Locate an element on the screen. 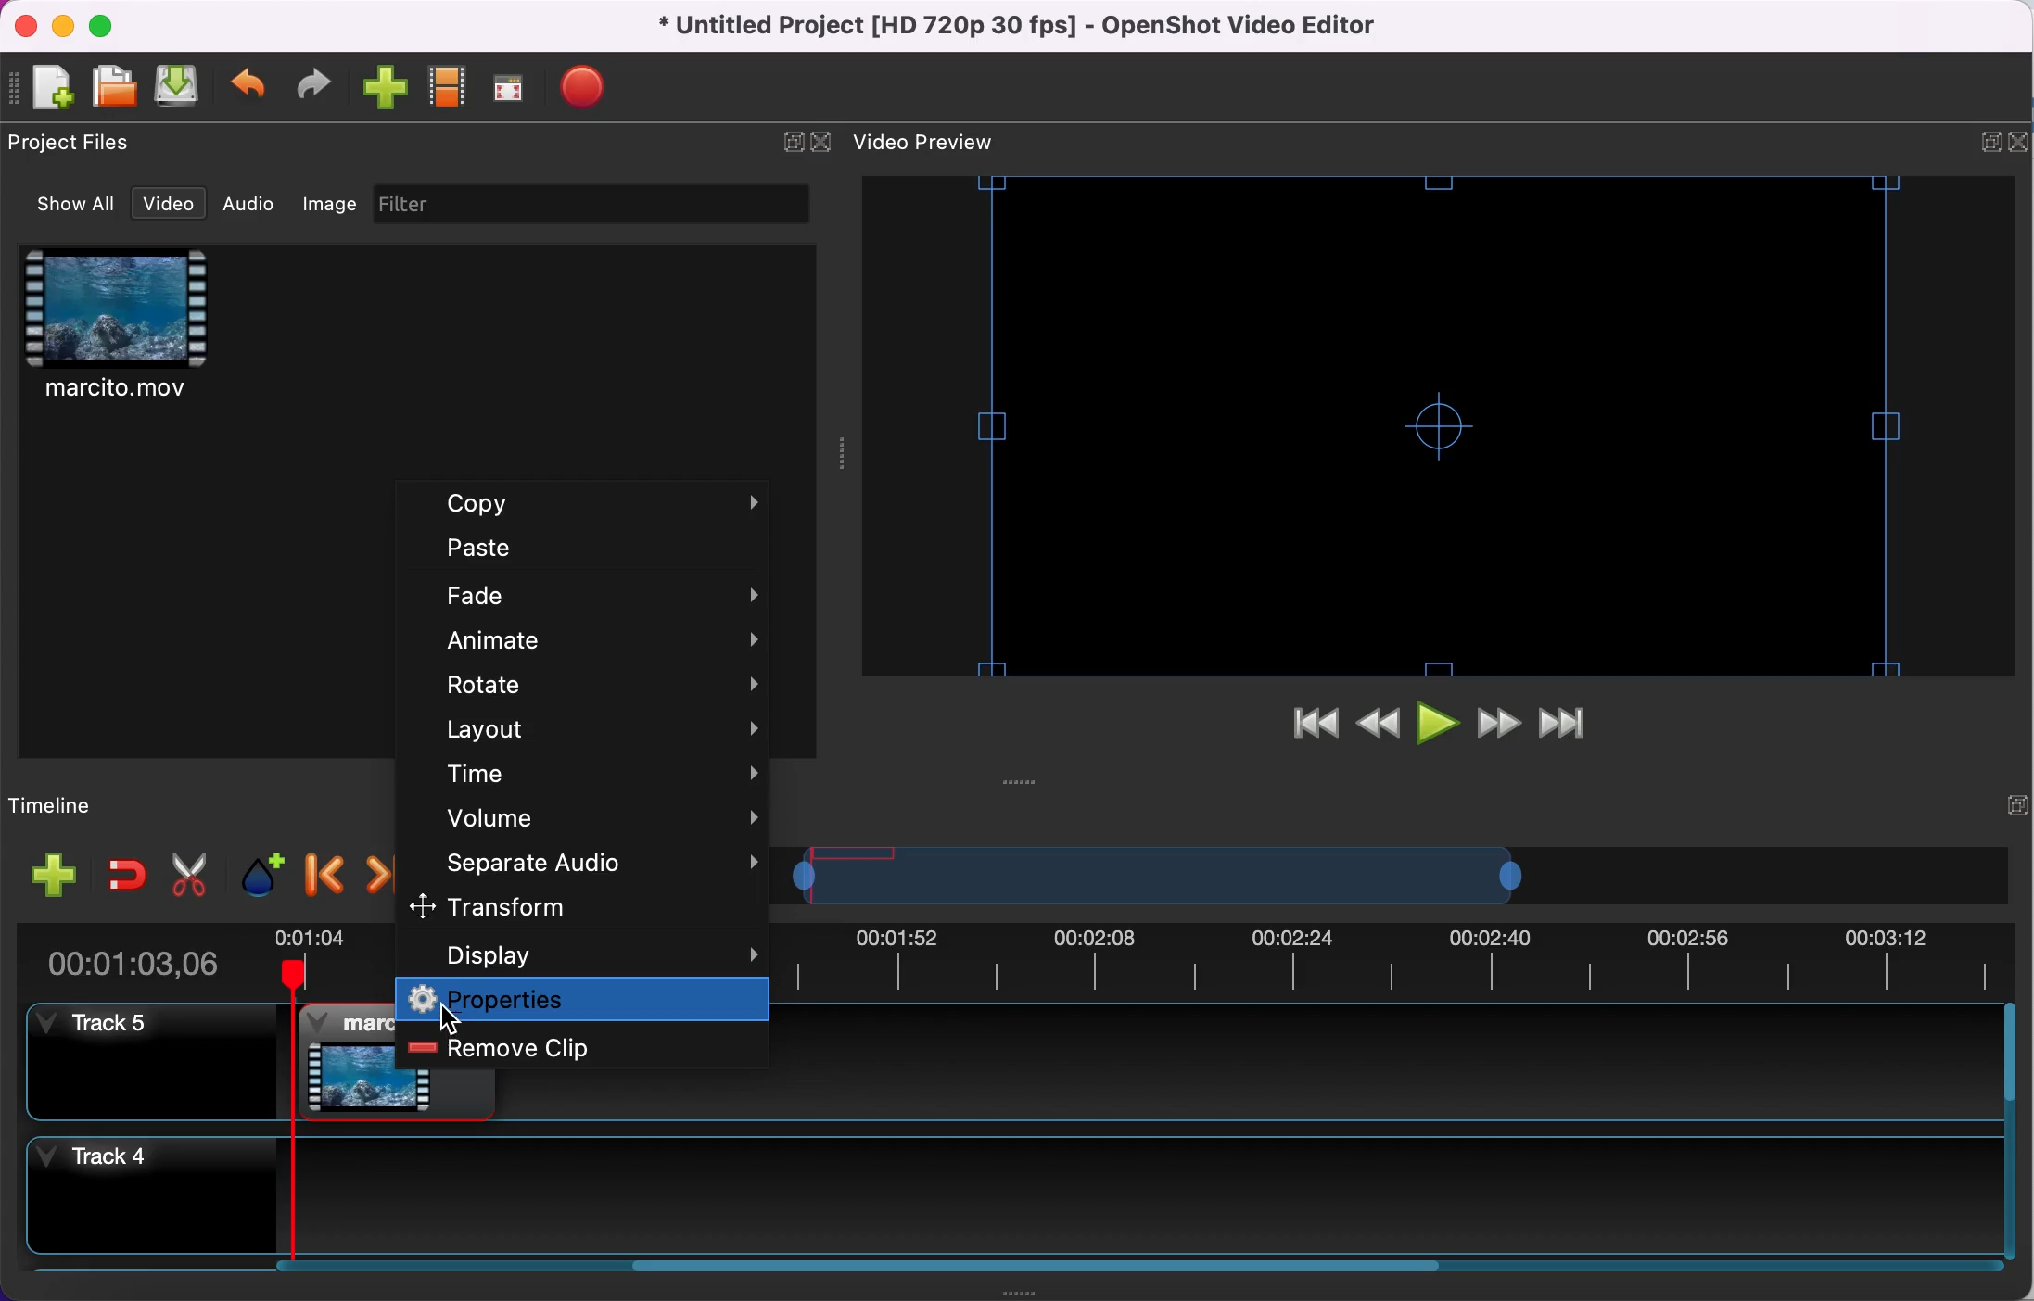  rewind is located at coordinates (1377, 729).